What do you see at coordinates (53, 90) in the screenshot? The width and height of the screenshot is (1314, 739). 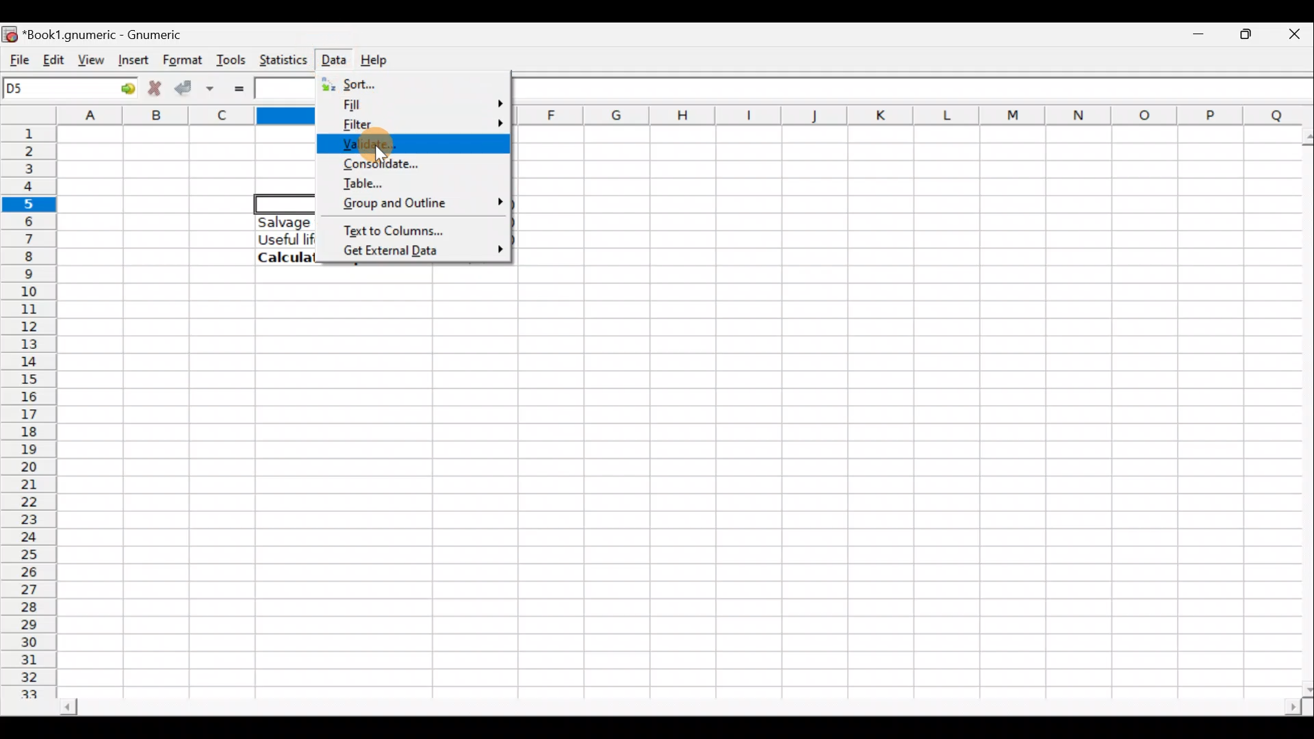 I see `Cell name D5` at bounding box center [53, 90].